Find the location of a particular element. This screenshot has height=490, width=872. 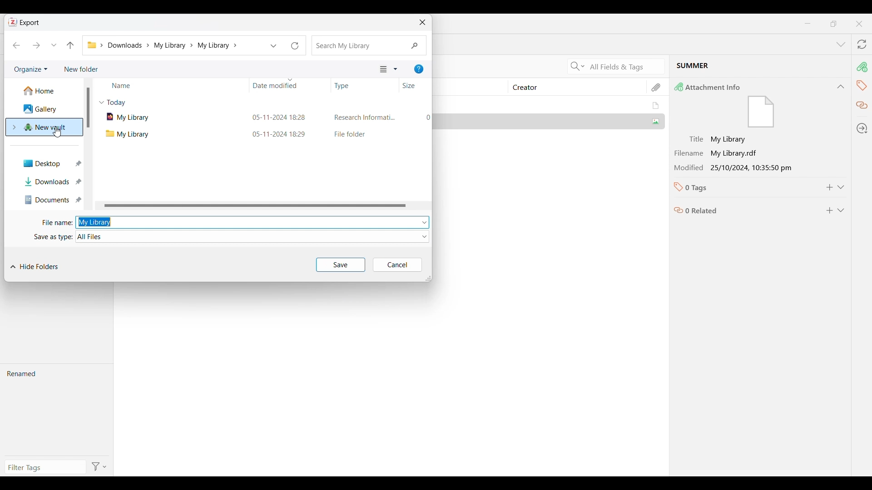

Filename : My library.rdf is located at coordinates (743, 153).